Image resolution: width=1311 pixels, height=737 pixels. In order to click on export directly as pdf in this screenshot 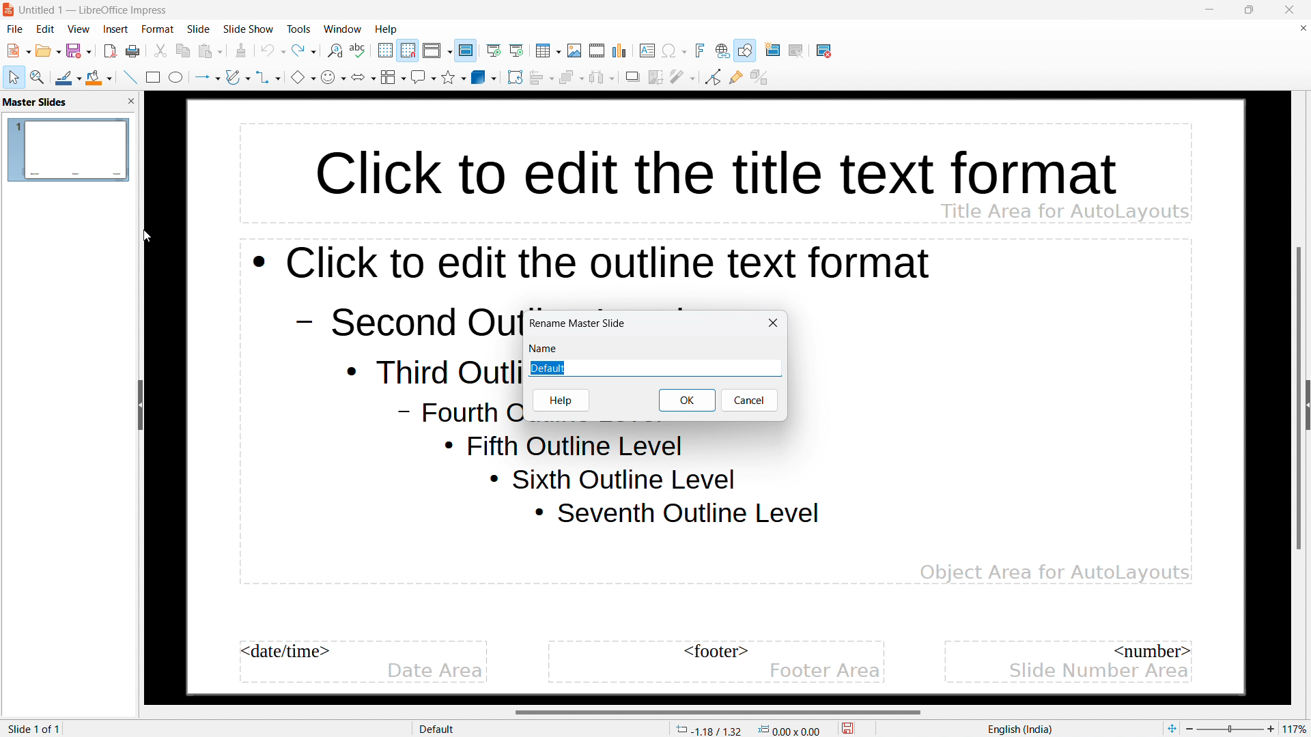, I will do `click(111, 52)`.